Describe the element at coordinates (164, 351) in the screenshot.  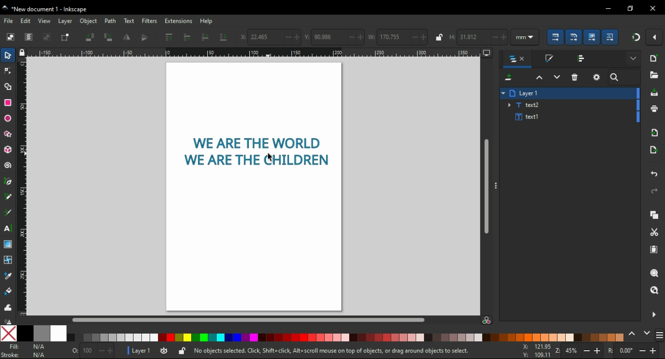
I see `layer visible` at that location.